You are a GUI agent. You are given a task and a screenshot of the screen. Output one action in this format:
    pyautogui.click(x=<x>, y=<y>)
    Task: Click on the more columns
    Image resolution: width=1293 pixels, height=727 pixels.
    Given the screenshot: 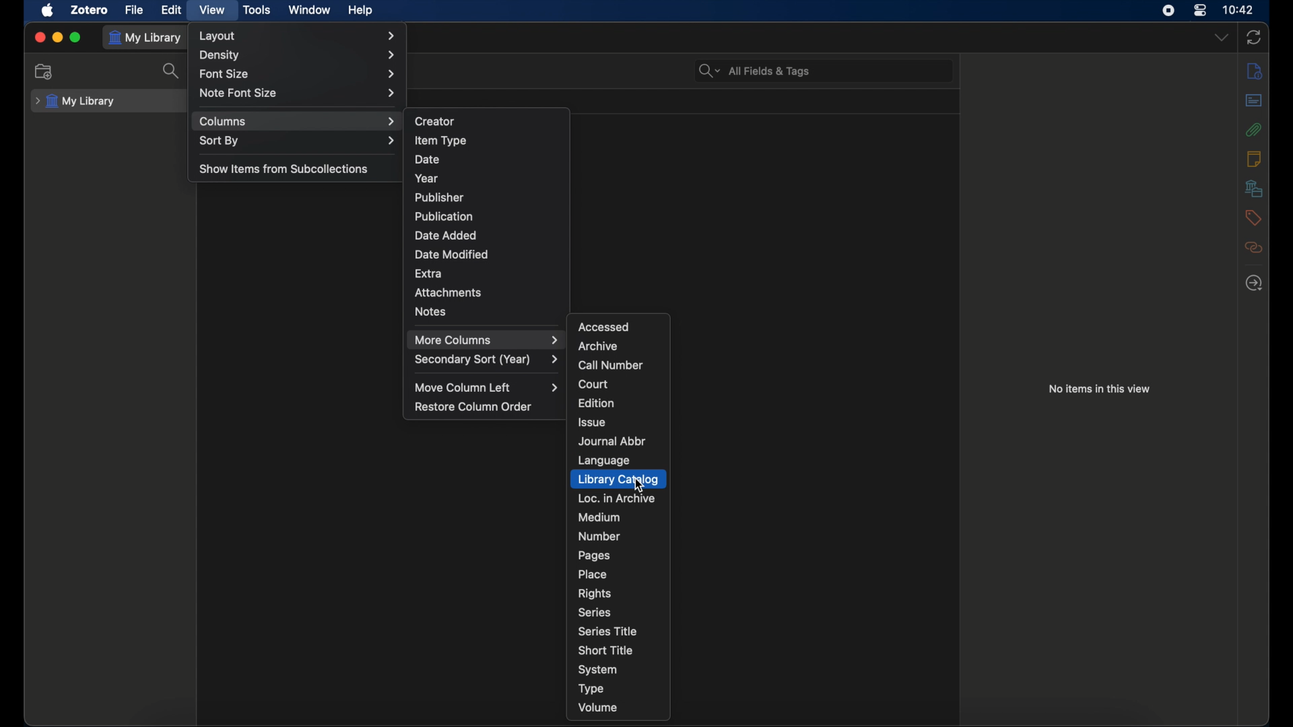 What is the action you would take?
    pyautogui.click(x=486, y=340)
    